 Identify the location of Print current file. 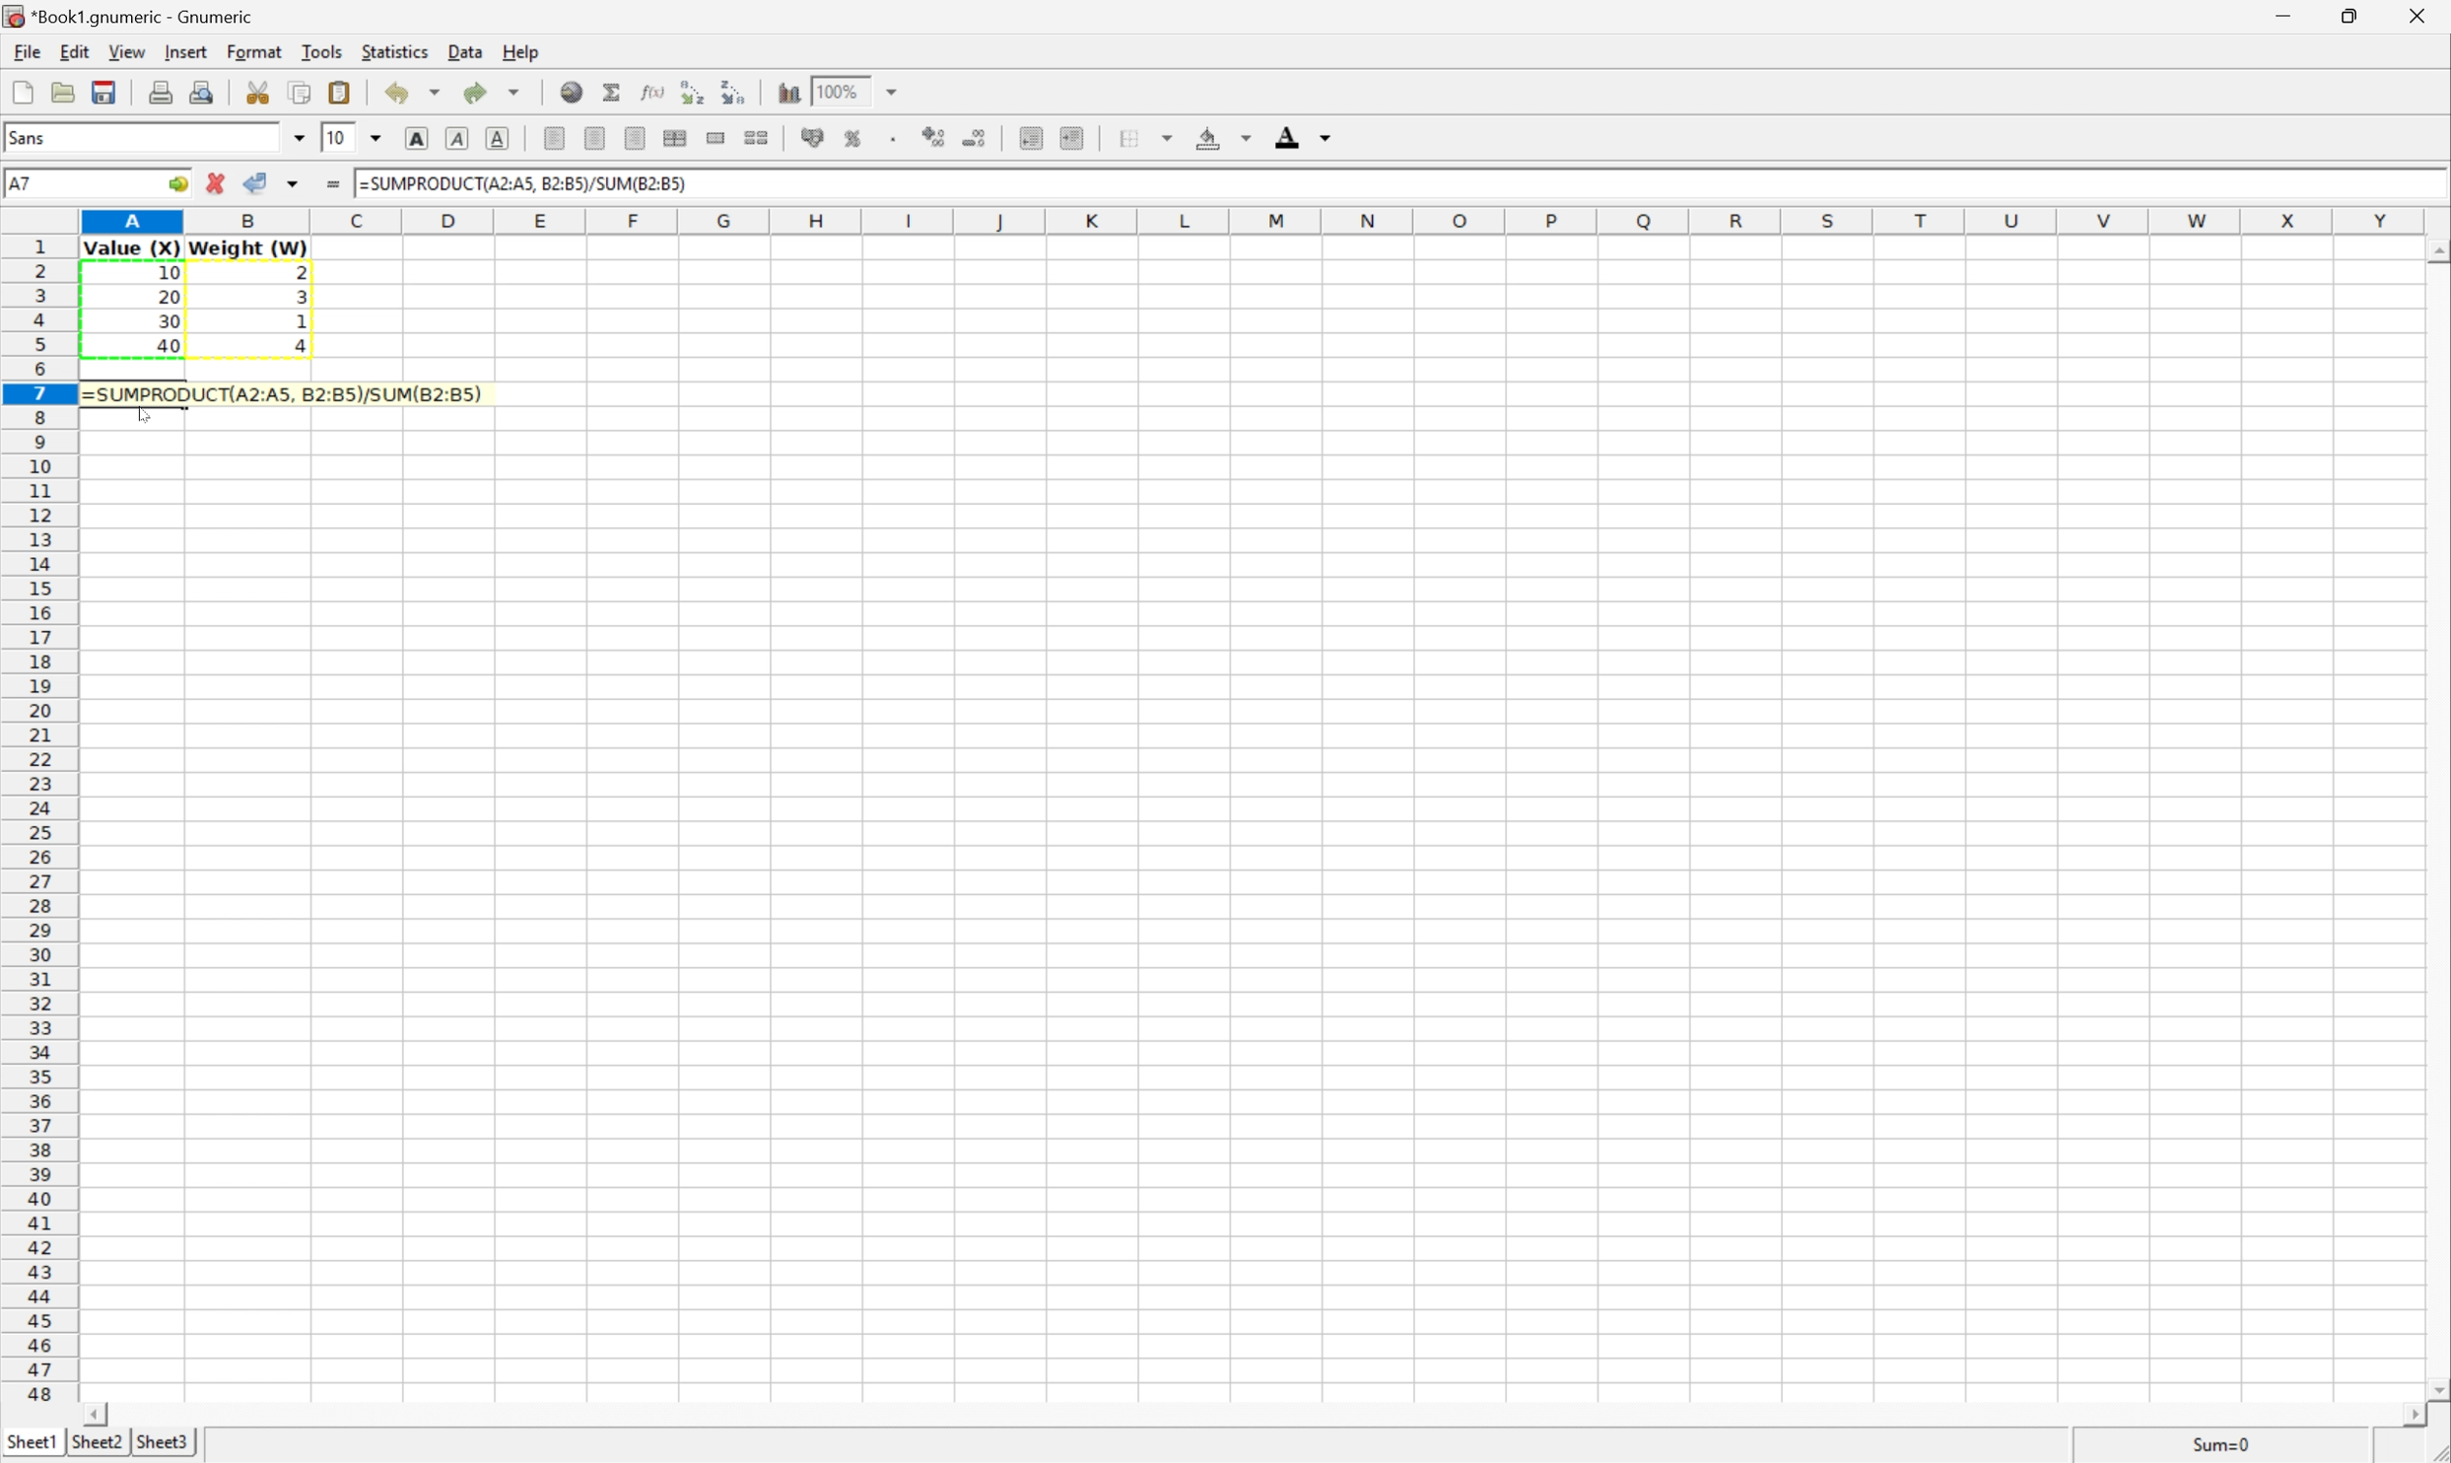
(163, 92).